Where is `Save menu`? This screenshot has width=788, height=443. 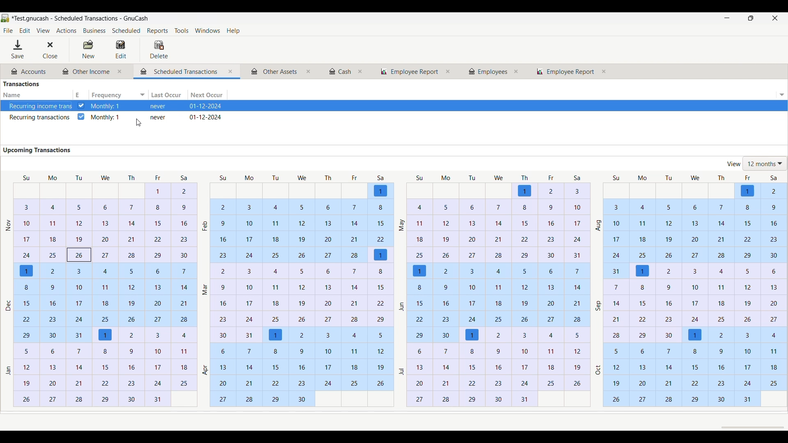 Save menu is located at coordinates (20, 49).